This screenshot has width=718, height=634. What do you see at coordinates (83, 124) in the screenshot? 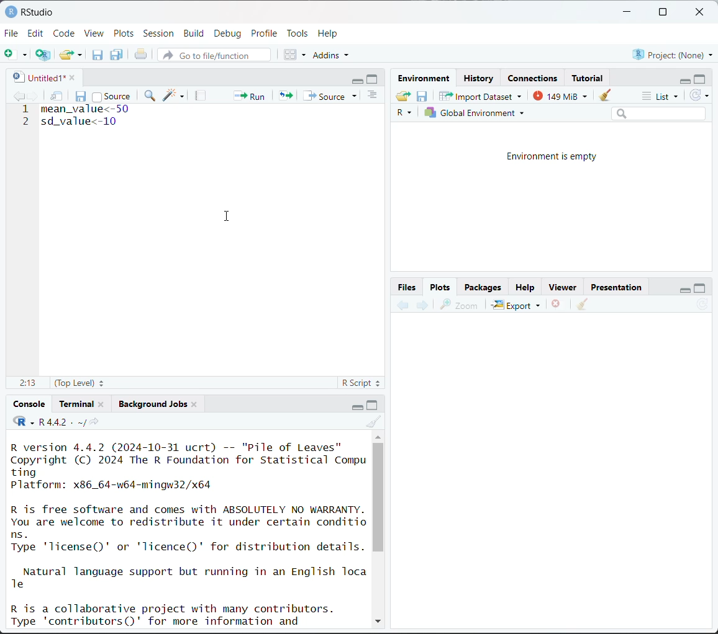
I see `sd_value<-10` at bounding box center [83, 124].